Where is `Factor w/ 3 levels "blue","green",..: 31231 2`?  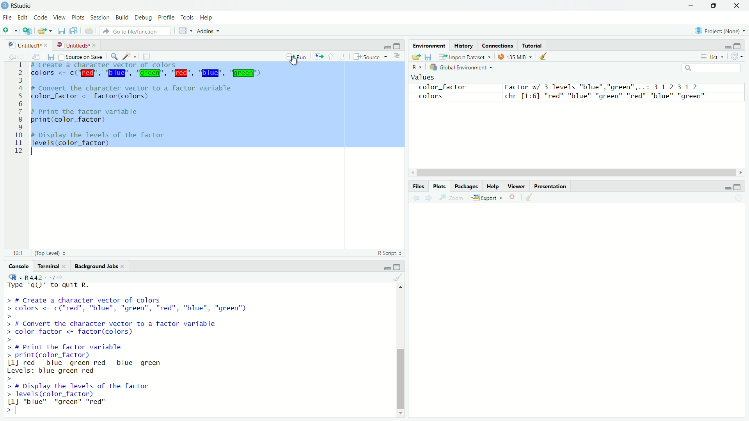
Factor w/ 3 levels "blue","green",..: 31231 2 is located at coordinates (605, 85).